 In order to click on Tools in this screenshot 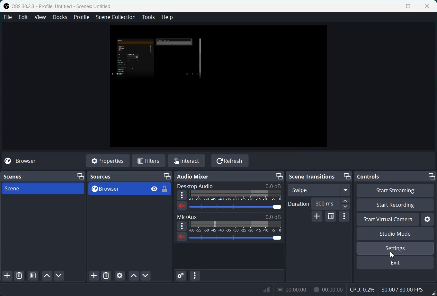, I will do `click(148, 17)`.